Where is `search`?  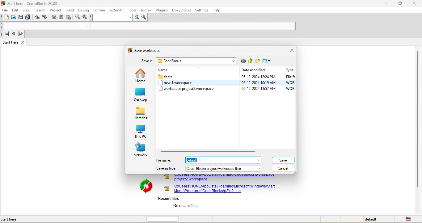 search is located at coordinates (41, 10).